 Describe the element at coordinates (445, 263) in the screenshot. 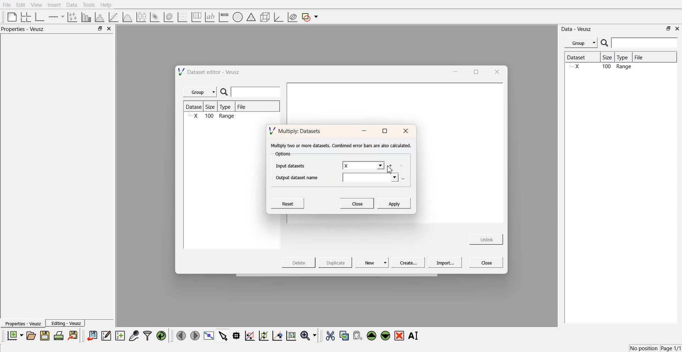

I see `Import...` at that location.